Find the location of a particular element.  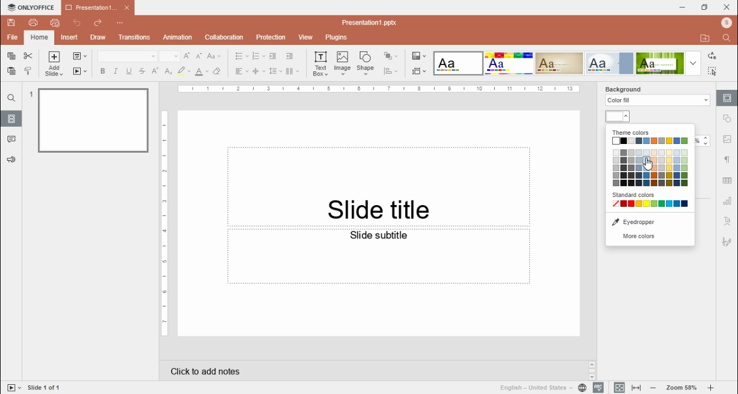

clear style is located at coordinates (217, 71).